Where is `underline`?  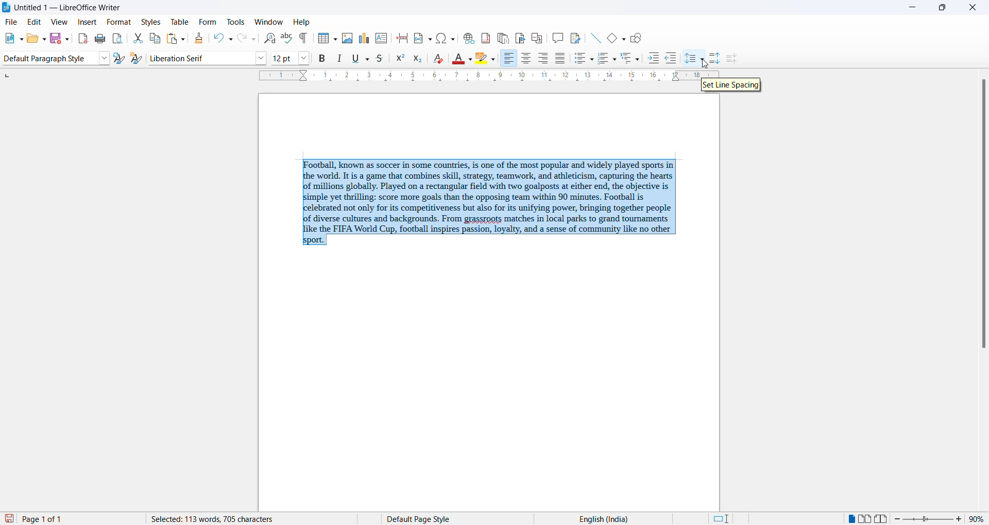
underline is located at coordinates (355, 57).